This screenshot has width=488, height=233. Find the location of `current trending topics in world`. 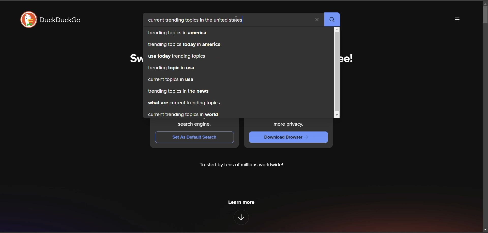

current trending topics in world is located at coordinates (187, 115).